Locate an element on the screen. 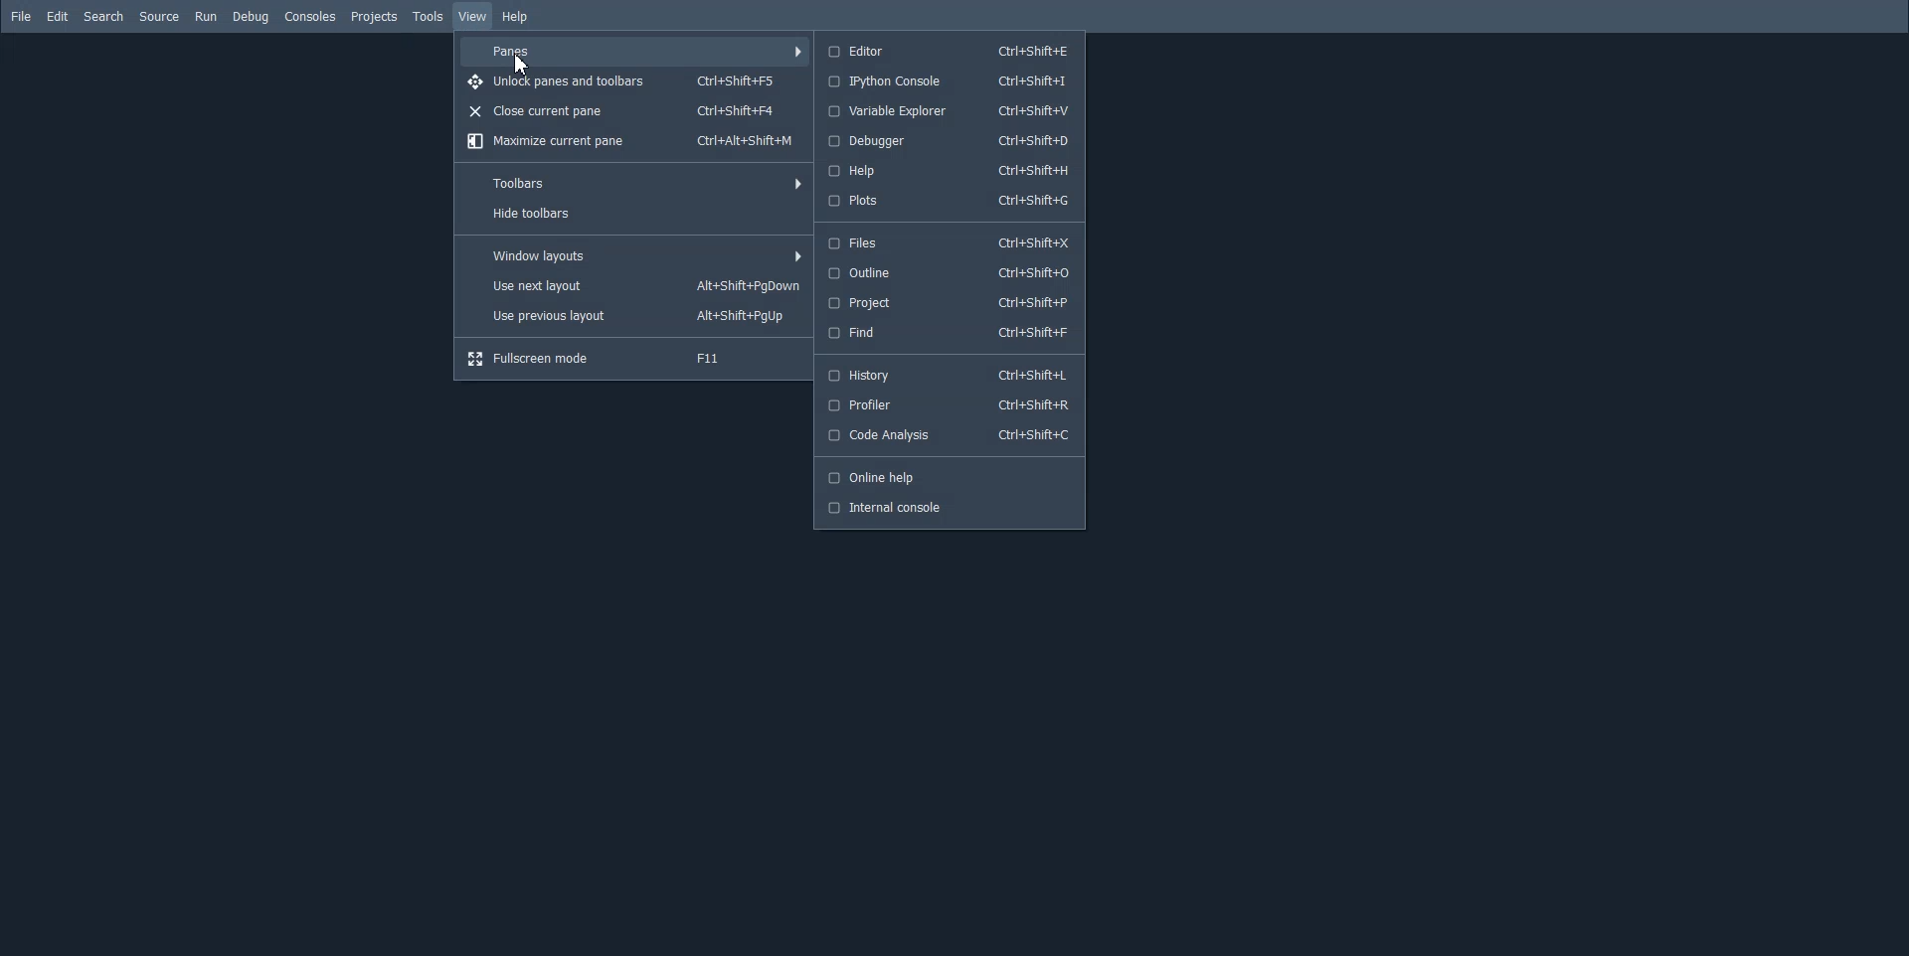 This screenshot has height=956, width=1909. Run is located at coordinates (207, 17).